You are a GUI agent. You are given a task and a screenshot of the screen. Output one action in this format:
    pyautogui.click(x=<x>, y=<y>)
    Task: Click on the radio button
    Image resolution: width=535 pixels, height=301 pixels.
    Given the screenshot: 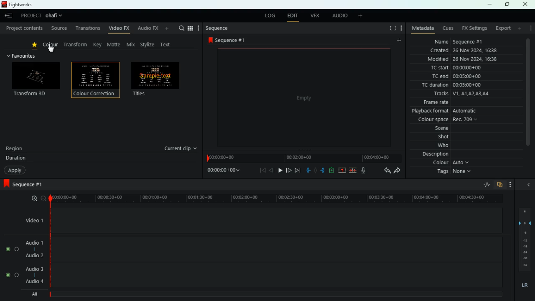 What is the action you would take?
    pyautogui.click(x=11, y=262)
    